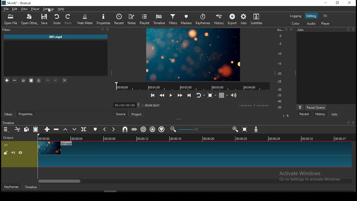  Describe the element at coordinates (145, 19) in the screenshot. I see `playlist` at that location.